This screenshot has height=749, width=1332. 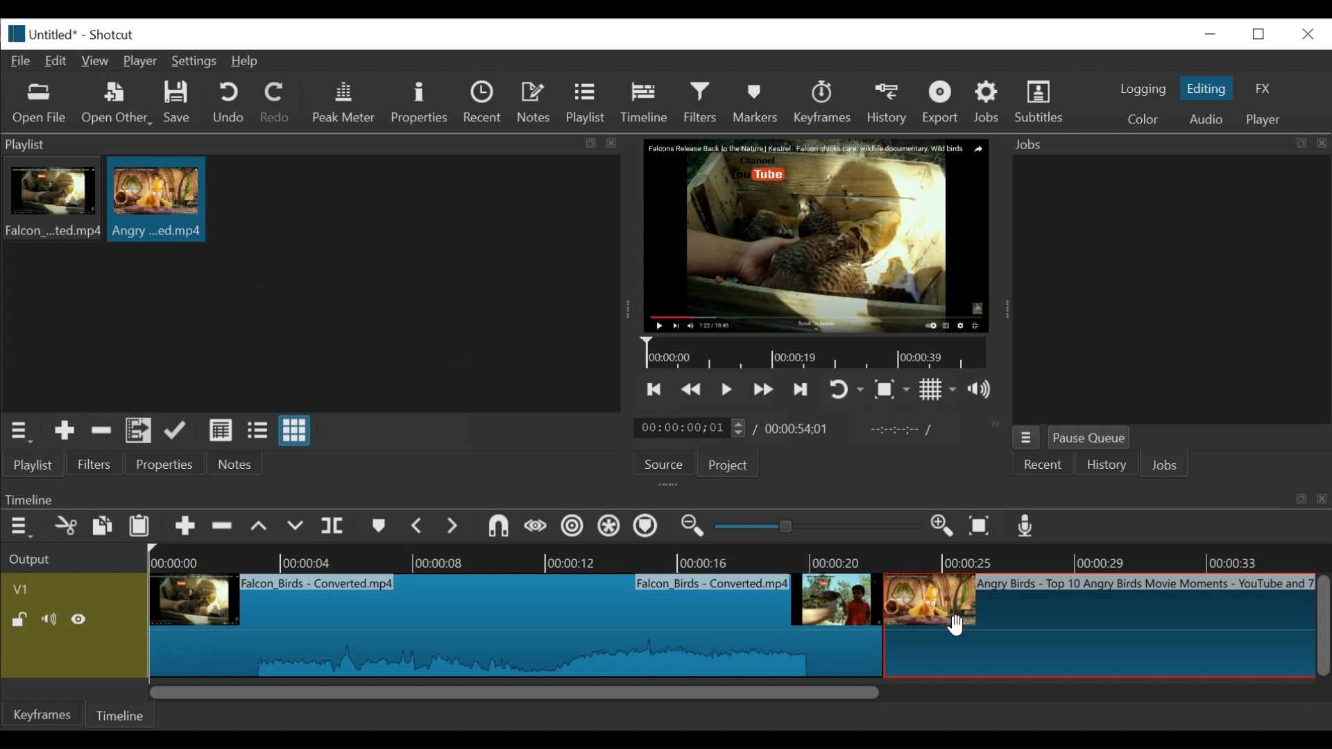 What do you see at coordinates (1026, 436) in the screenshot?
I see `jobs menu` at bounding box center [1026, 436].